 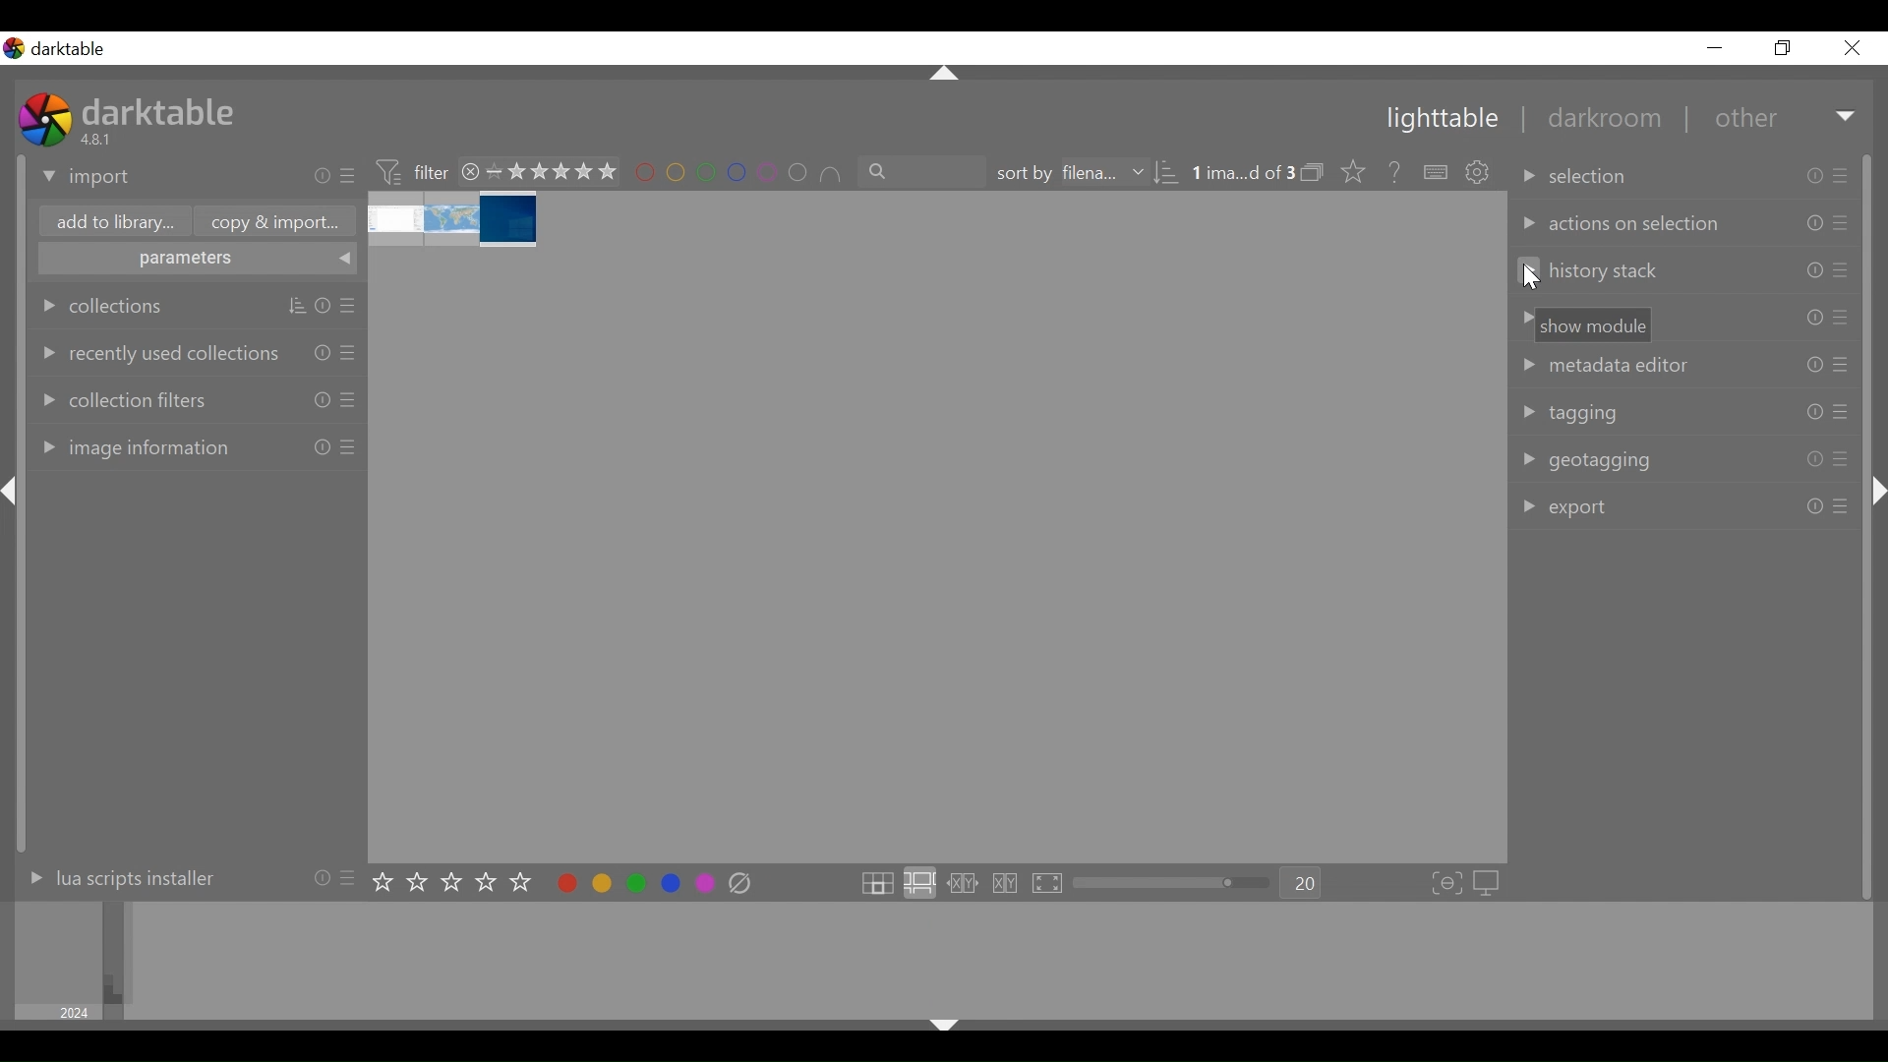 What do you see at coordinates (918, 884) in the screenshot?
I see `click to enter zoomable lighttable layout` at bounding box center [918, 884].